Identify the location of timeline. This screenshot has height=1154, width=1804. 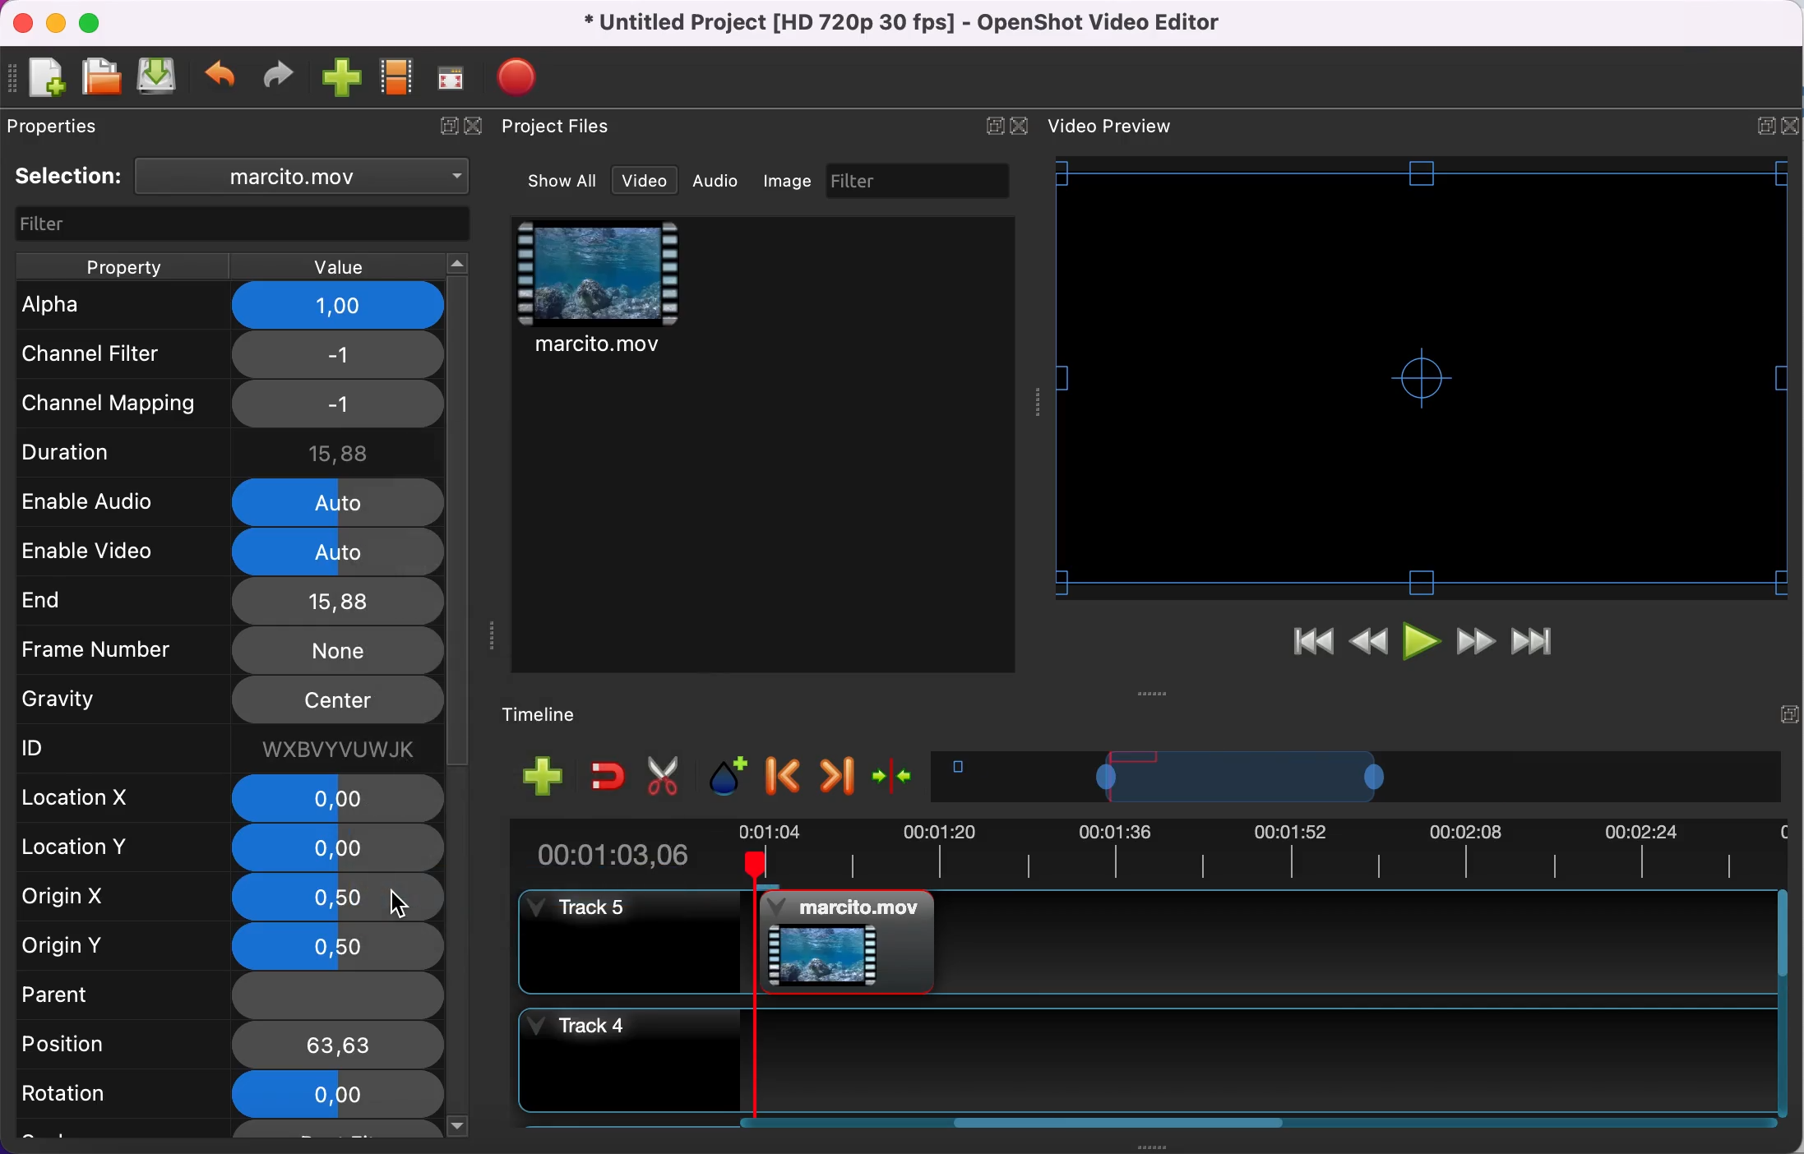
(553, 716).